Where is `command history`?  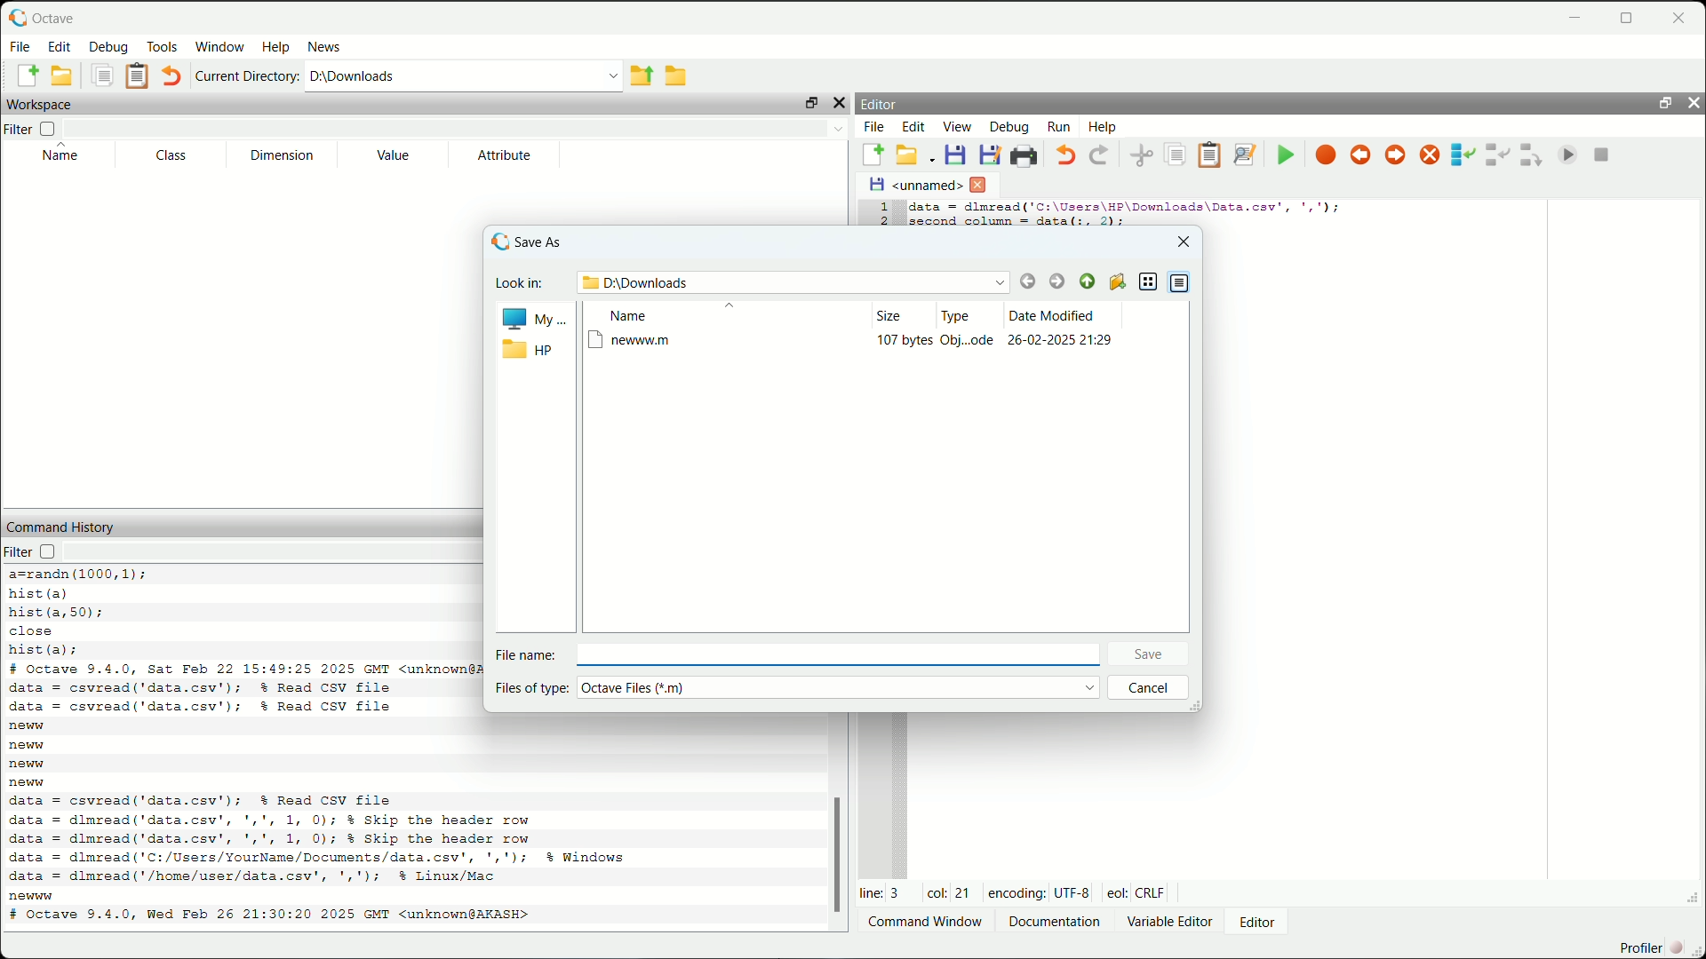 command history is located at coordinates (58, 524).